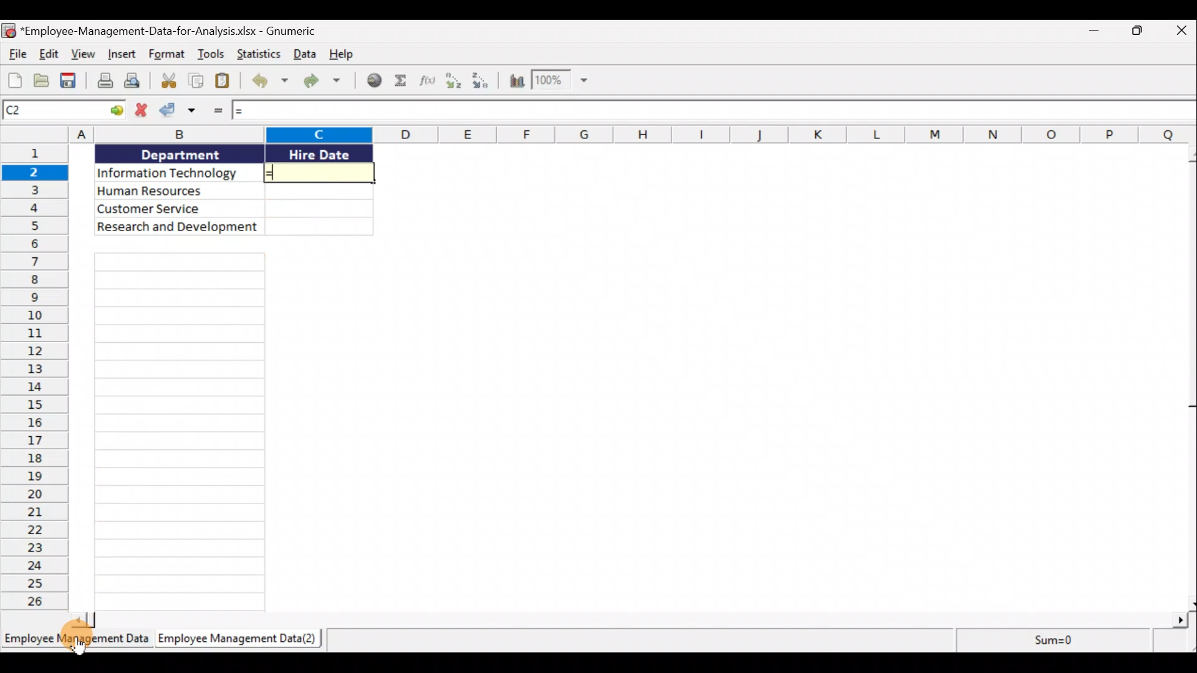 Image resolution: width=1197 pixels, height=673 pixels. What do you see at coordinates (244, 642) in the screenshot?
I see `Sheet 2` at bounding box center [244, 642].